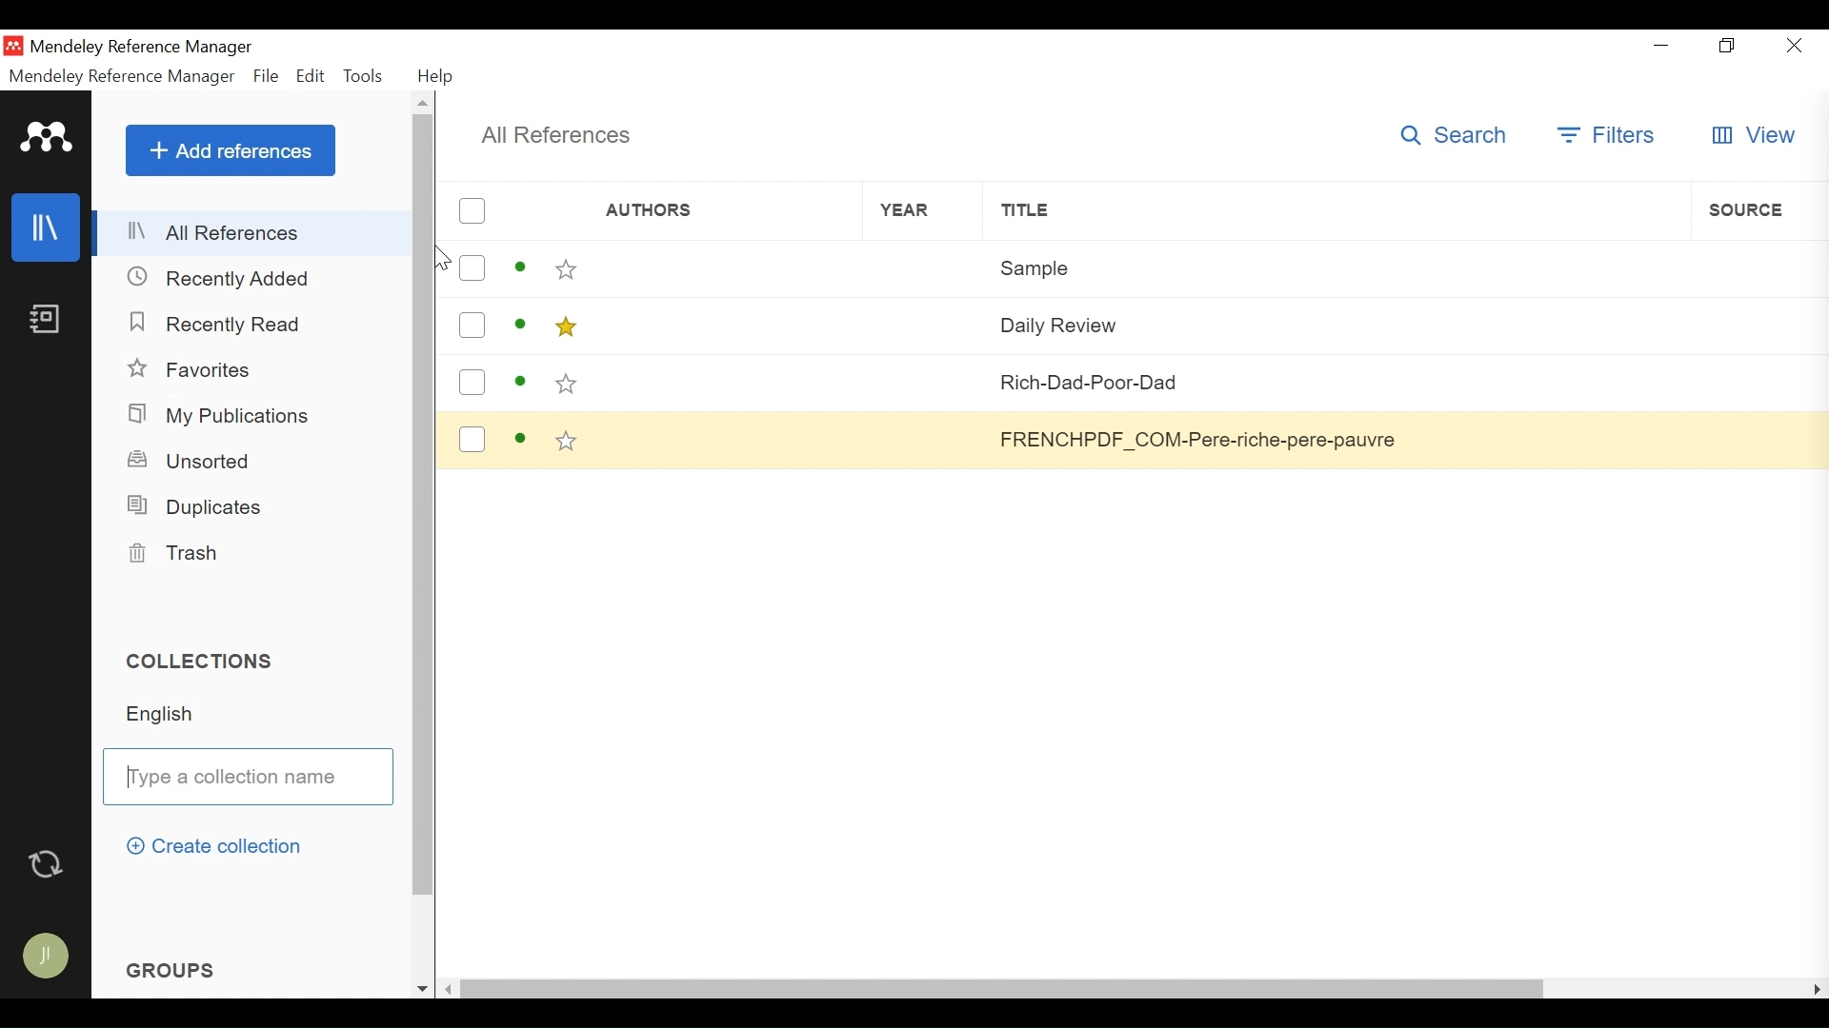  I want to click on Cursor, so click(440, 256).